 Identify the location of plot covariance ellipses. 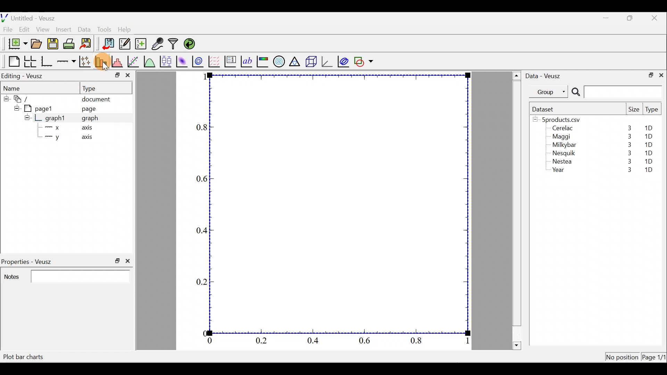
(344, 61).